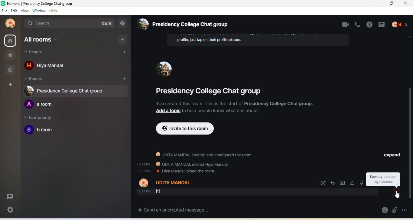  I want to click on explore, so click(123, 23).